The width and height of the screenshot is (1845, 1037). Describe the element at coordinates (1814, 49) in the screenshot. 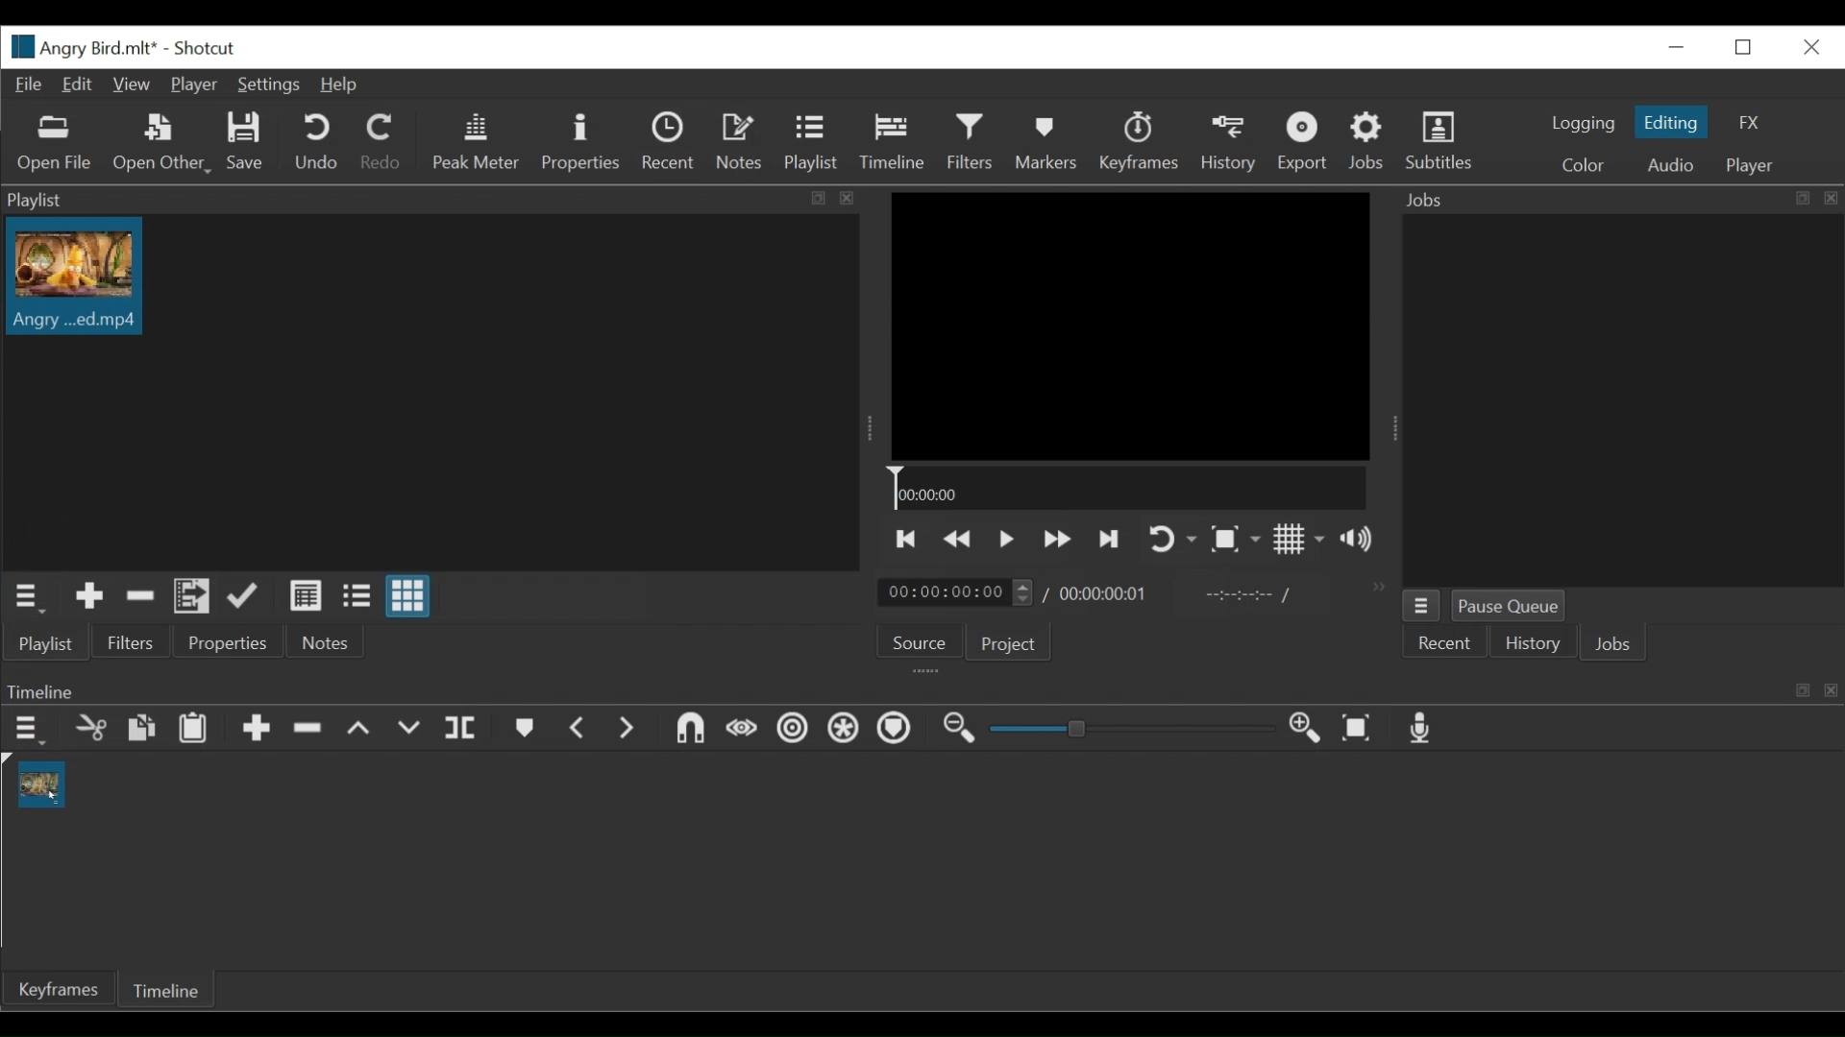

I see `` at that location.